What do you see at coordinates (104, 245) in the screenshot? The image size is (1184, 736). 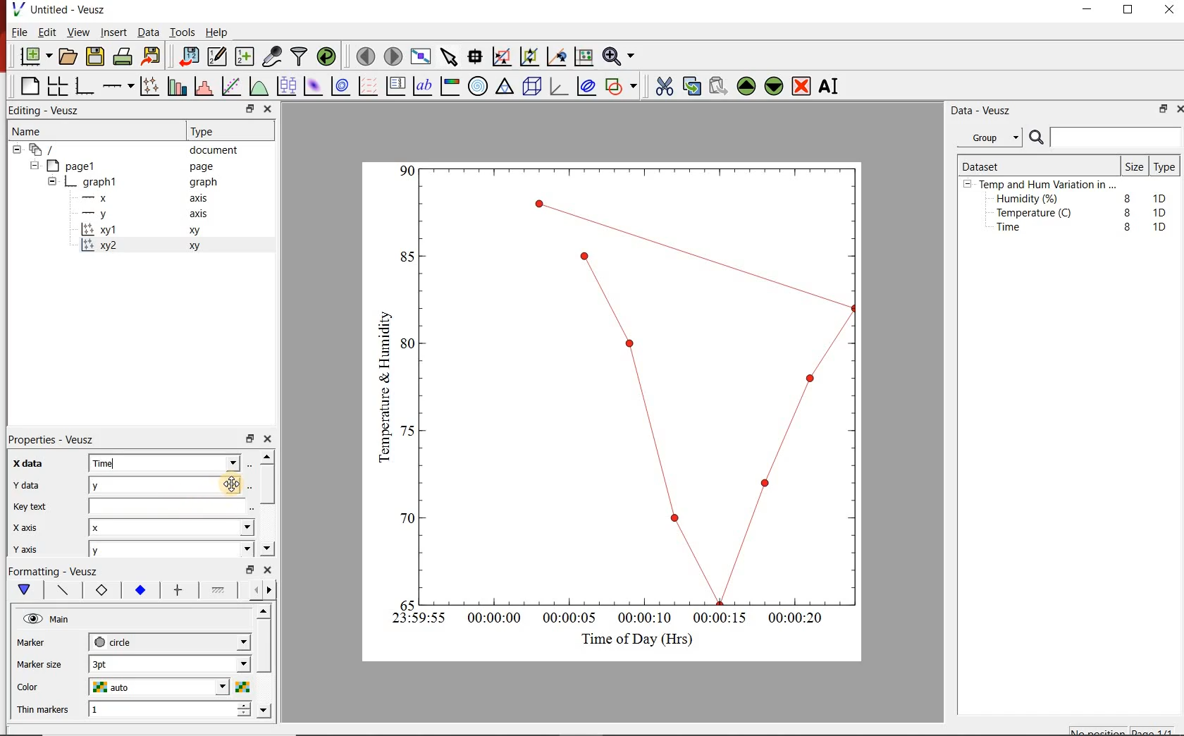 I see `xy2` at bounding box center [104, 245].